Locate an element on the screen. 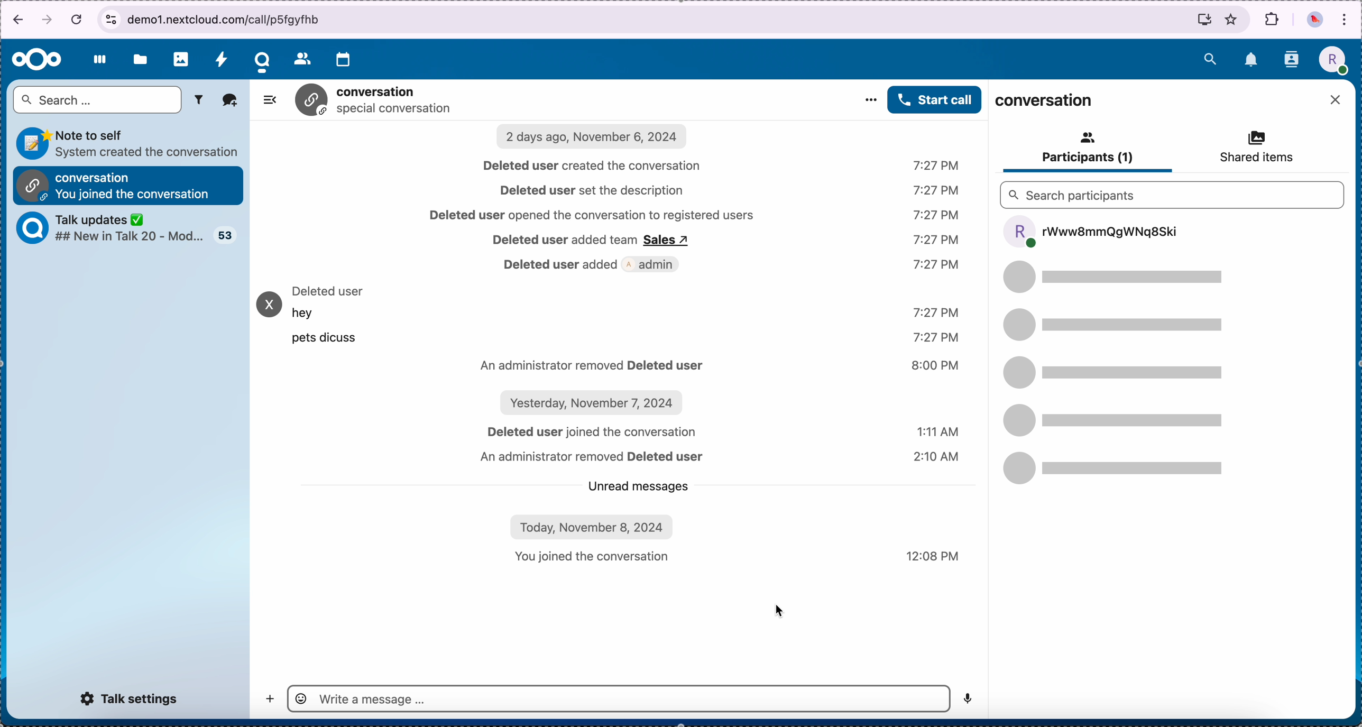  time is located at coordinates (937, 241).